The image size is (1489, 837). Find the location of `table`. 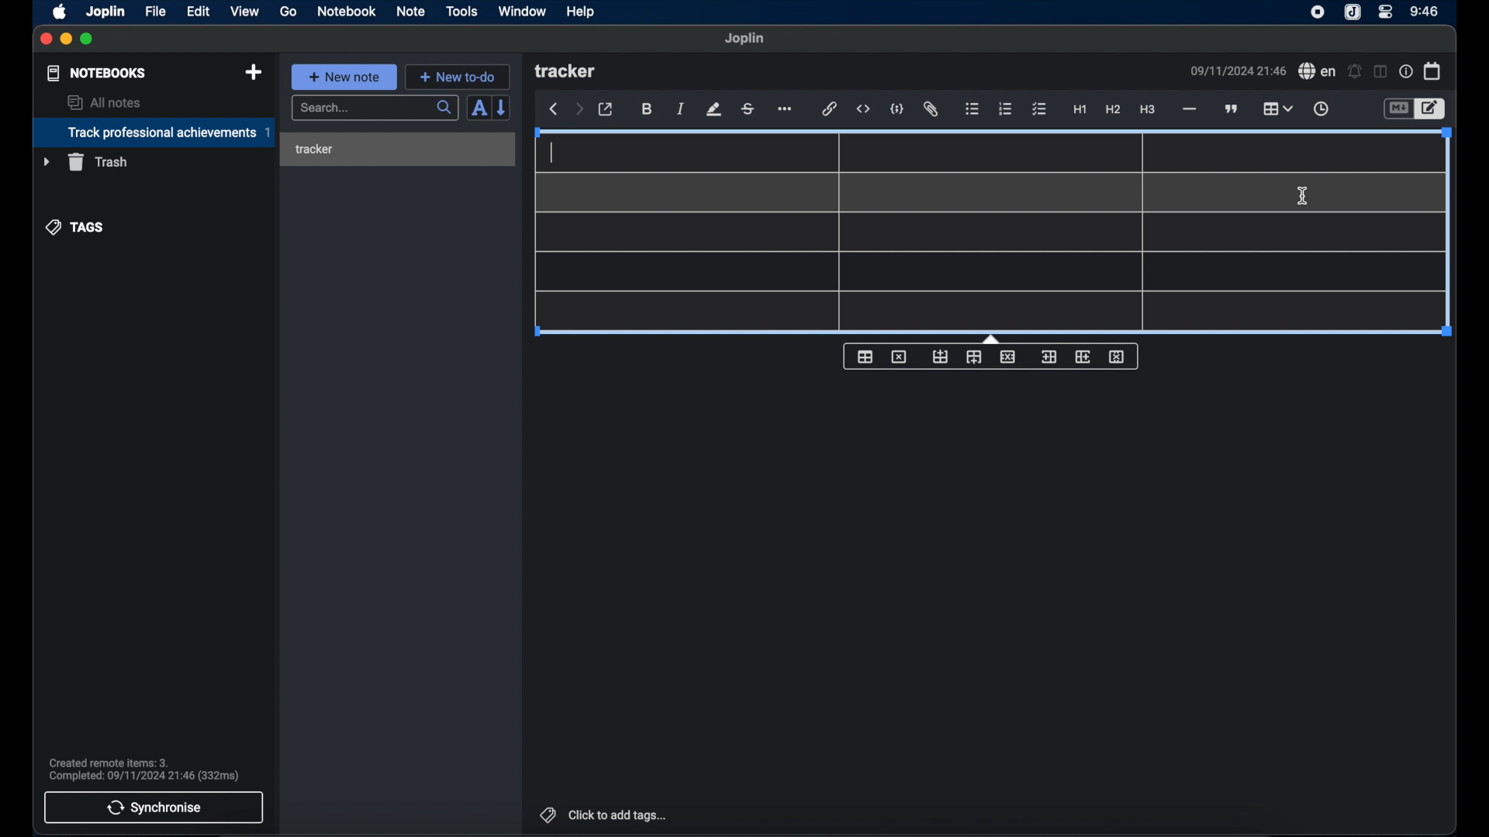

table is located at coordinates (990, 232).